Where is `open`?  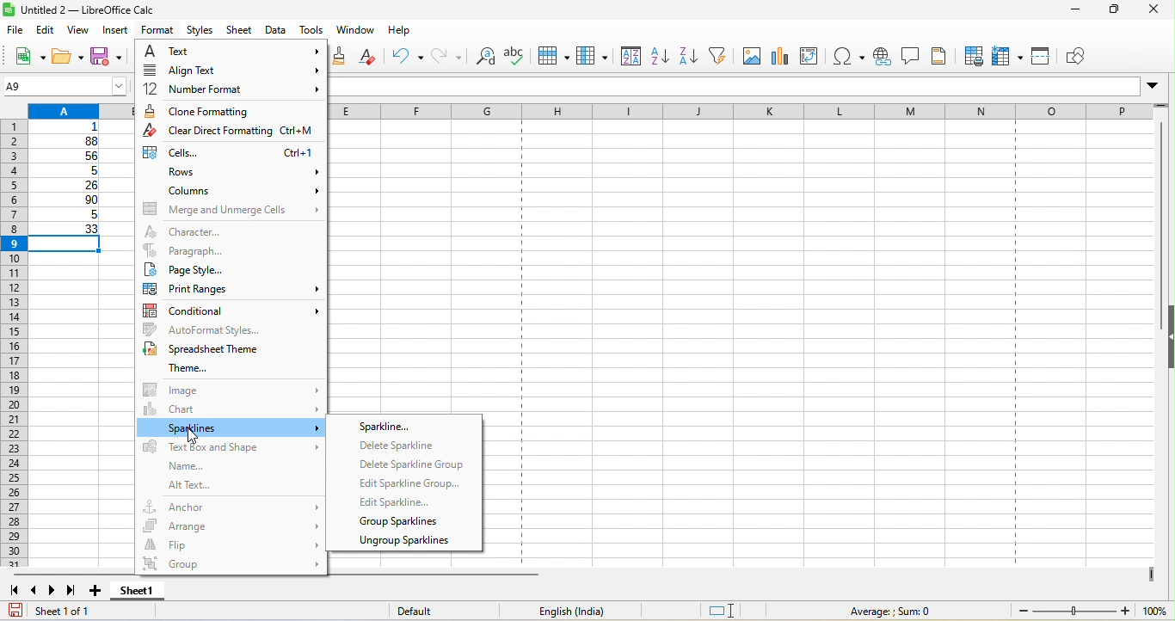
open is located at coordinates (69, 58).